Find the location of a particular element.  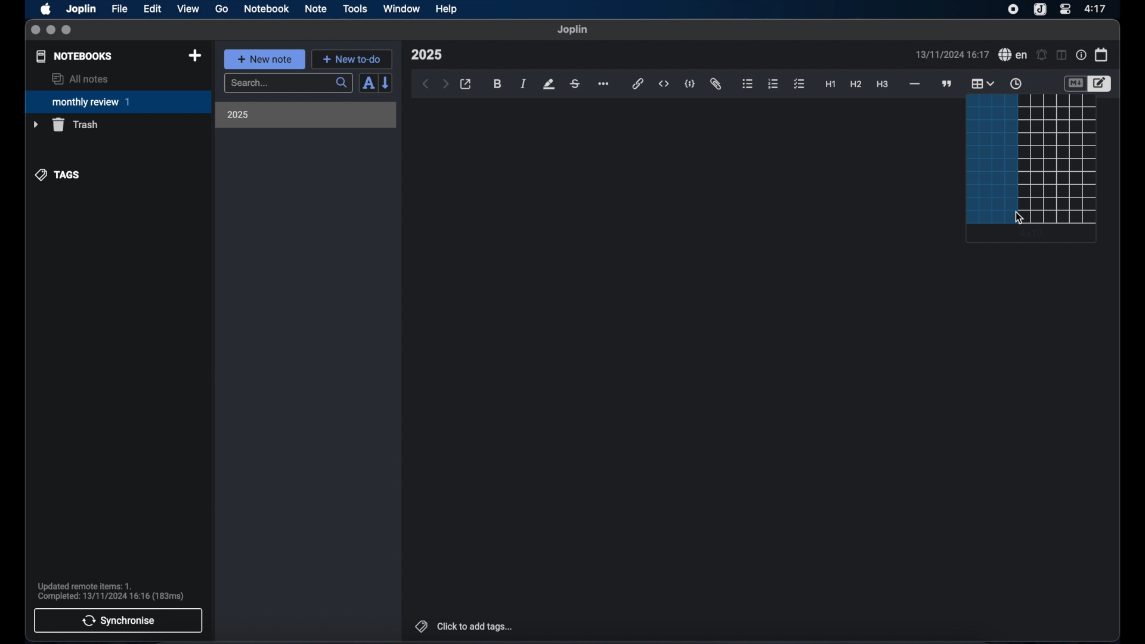

joplin icon is located at coordinates (1039, 10).